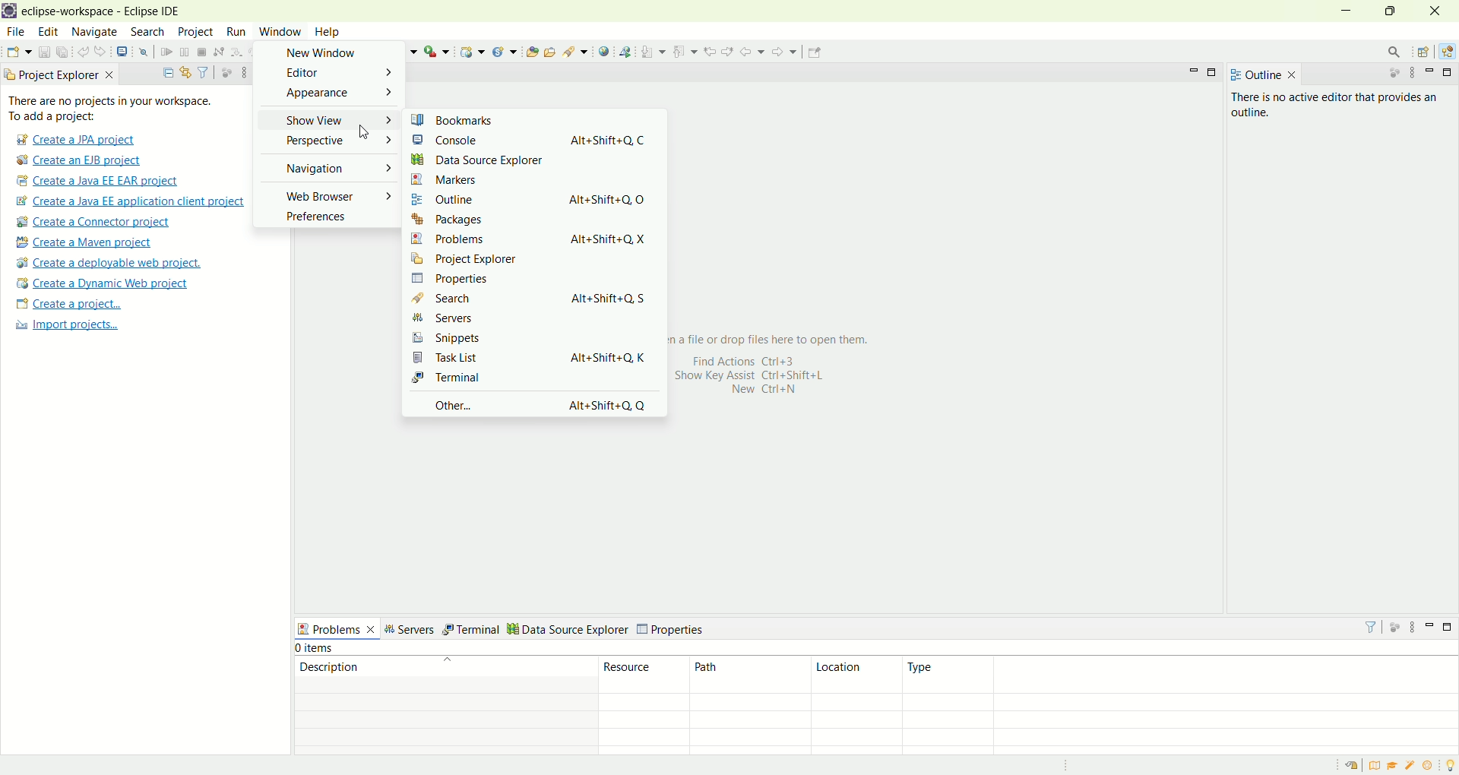 This screenshot has height=775, width=1459. What do you see at coordinates (331, 220) in the screenshot?
I see `preferences` at bounding box center [331, 220].